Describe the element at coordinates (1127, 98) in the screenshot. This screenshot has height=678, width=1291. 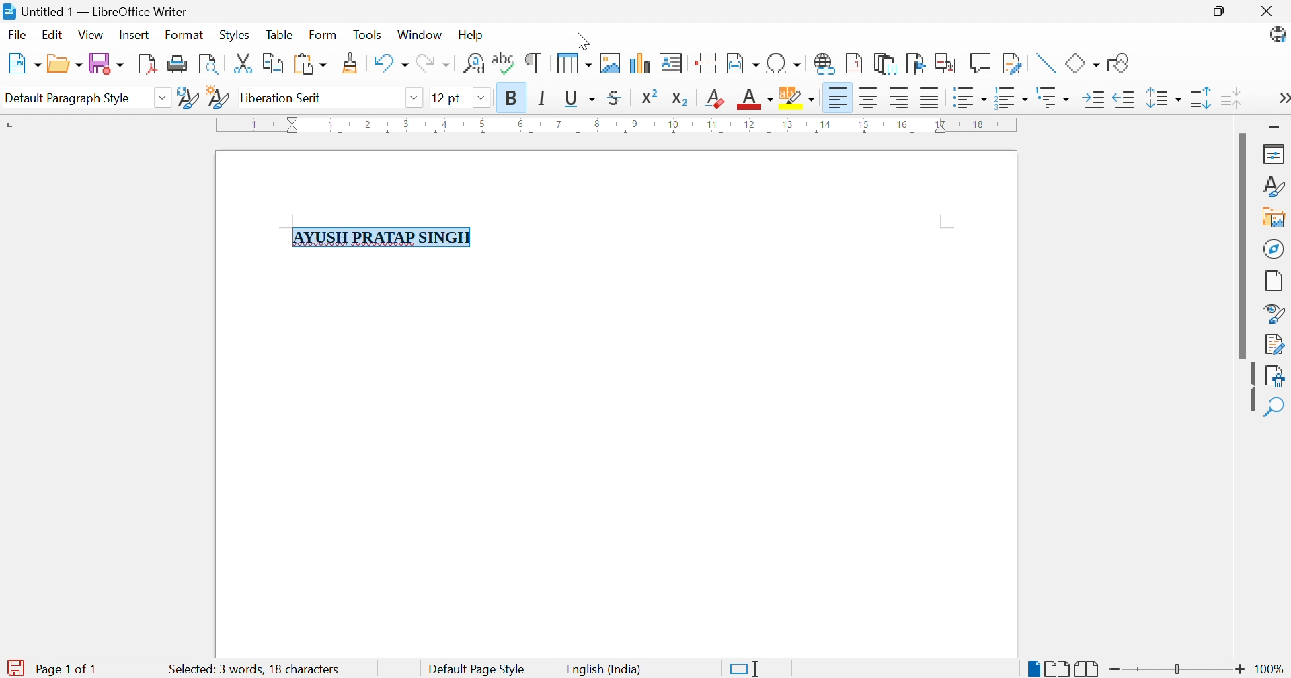
I see `Decrease Indent` at that location.